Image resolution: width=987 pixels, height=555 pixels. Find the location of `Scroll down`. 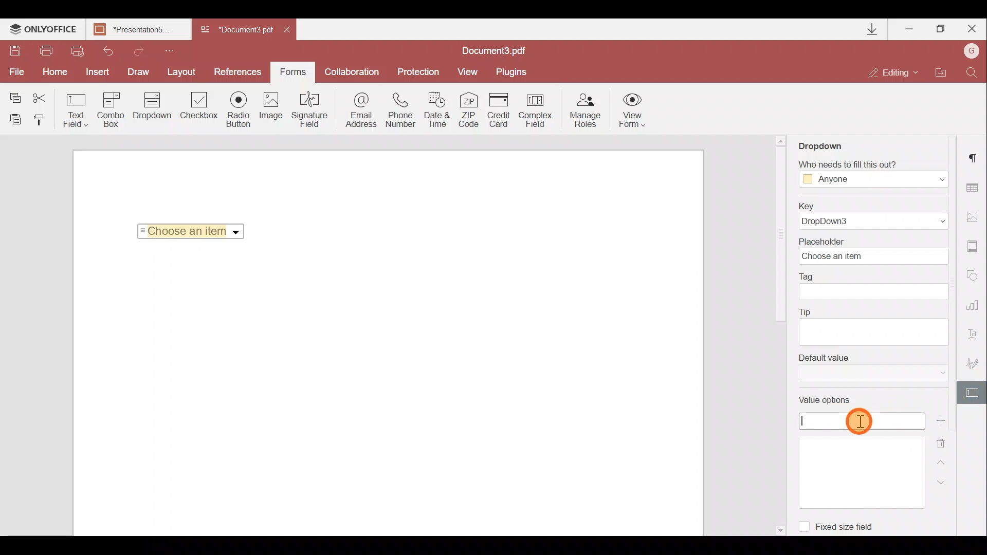

Scroll down is located at coordinates (779, 529).